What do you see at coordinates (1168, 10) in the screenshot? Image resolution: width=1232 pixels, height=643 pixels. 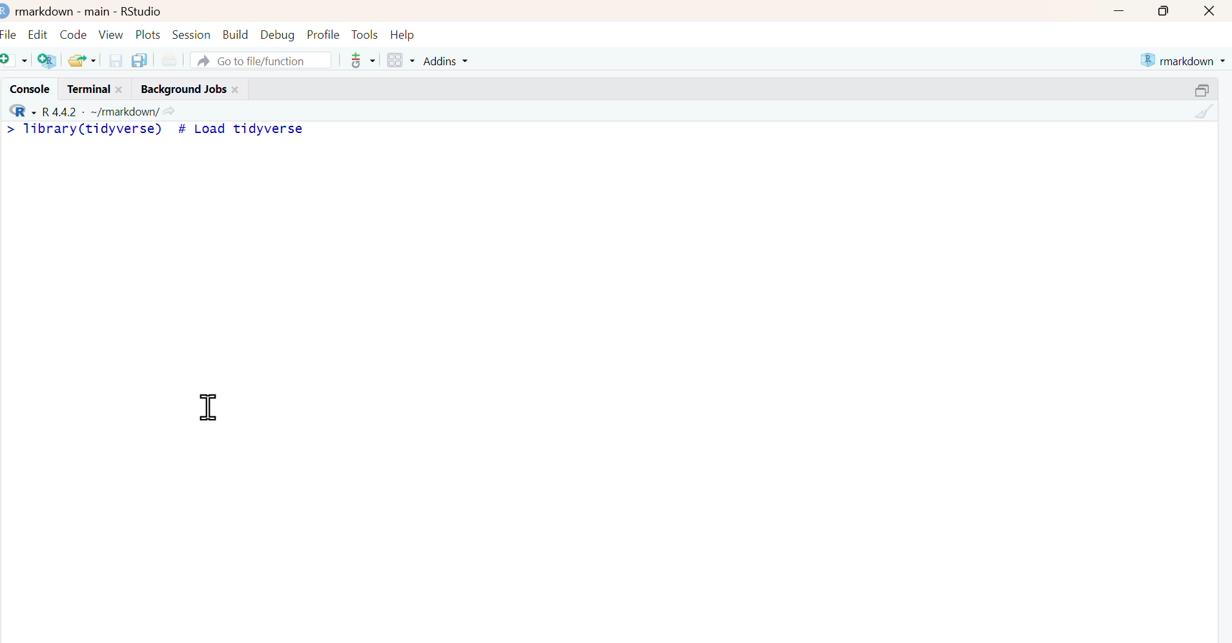 I see `maximize` at bounding box center [1168, 10].